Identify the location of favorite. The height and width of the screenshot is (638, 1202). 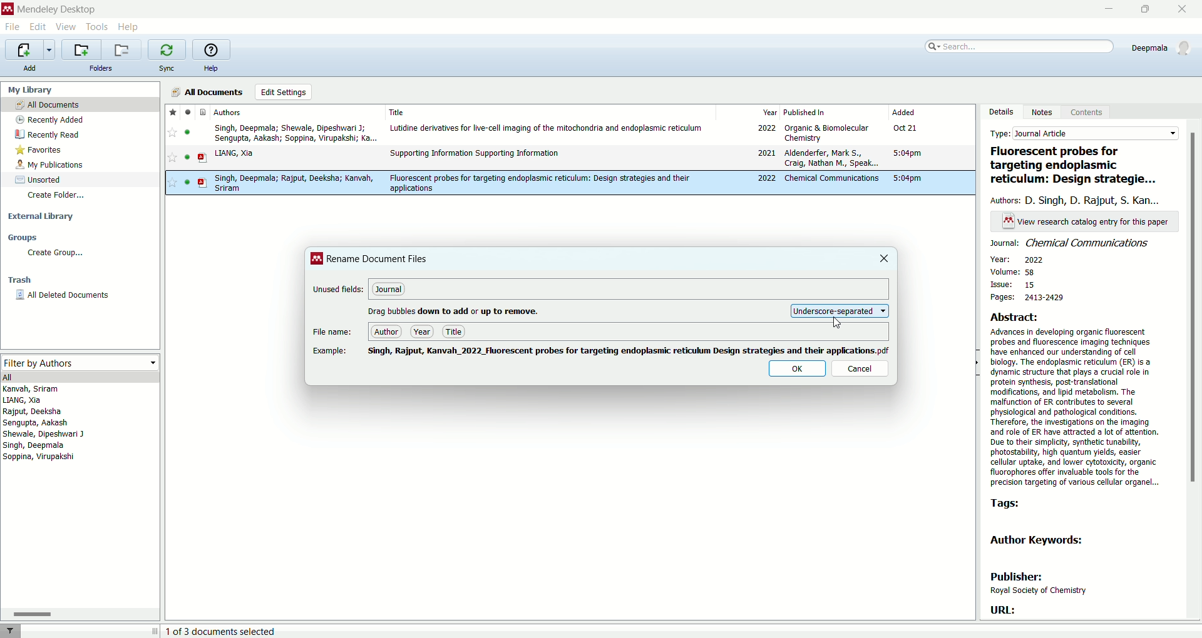
(173, 133).